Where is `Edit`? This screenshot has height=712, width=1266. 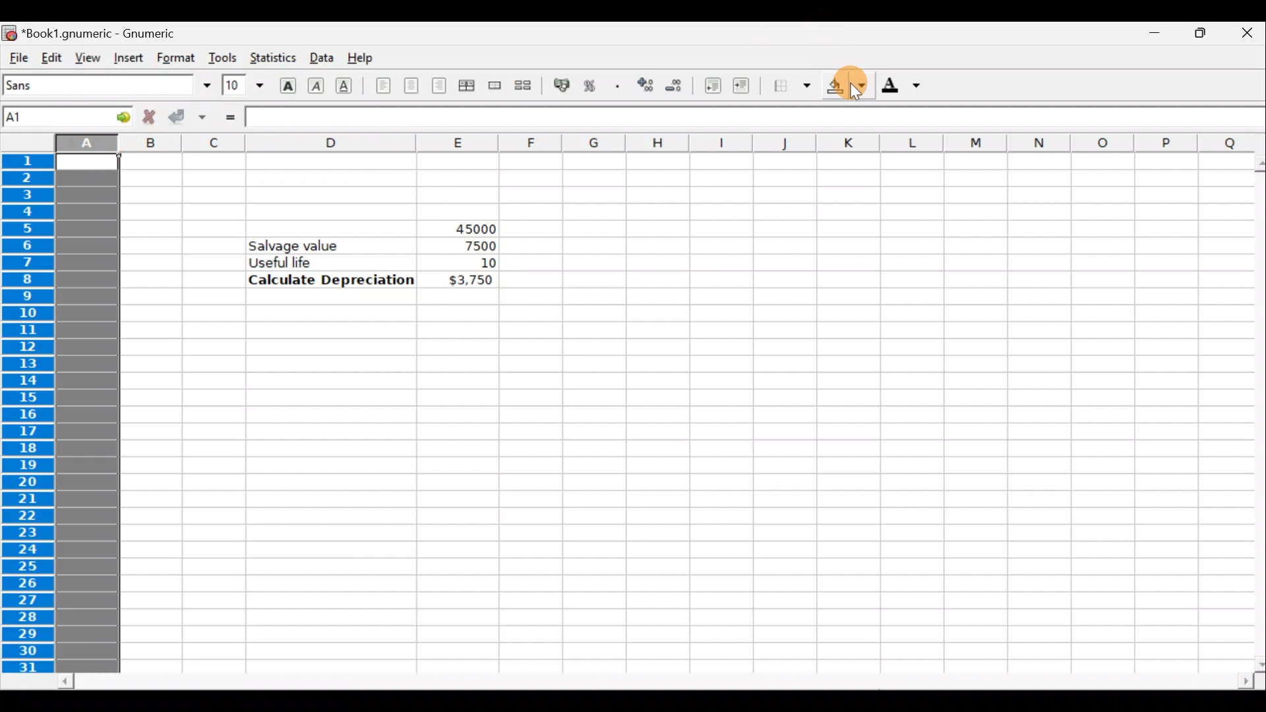
Edit is located at coordinates (51, 57).